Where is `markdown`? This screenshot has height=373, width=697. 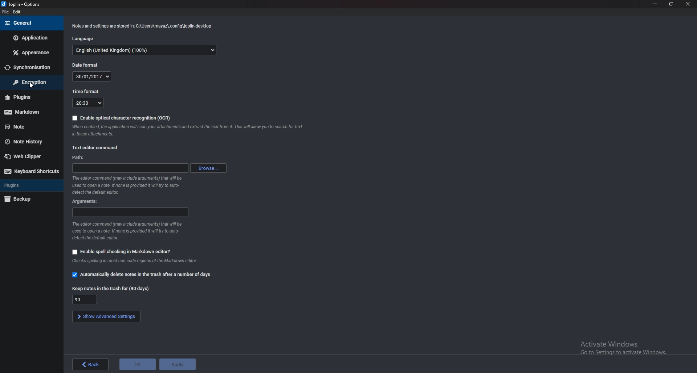
markdown is located at coordinates (29, 112).